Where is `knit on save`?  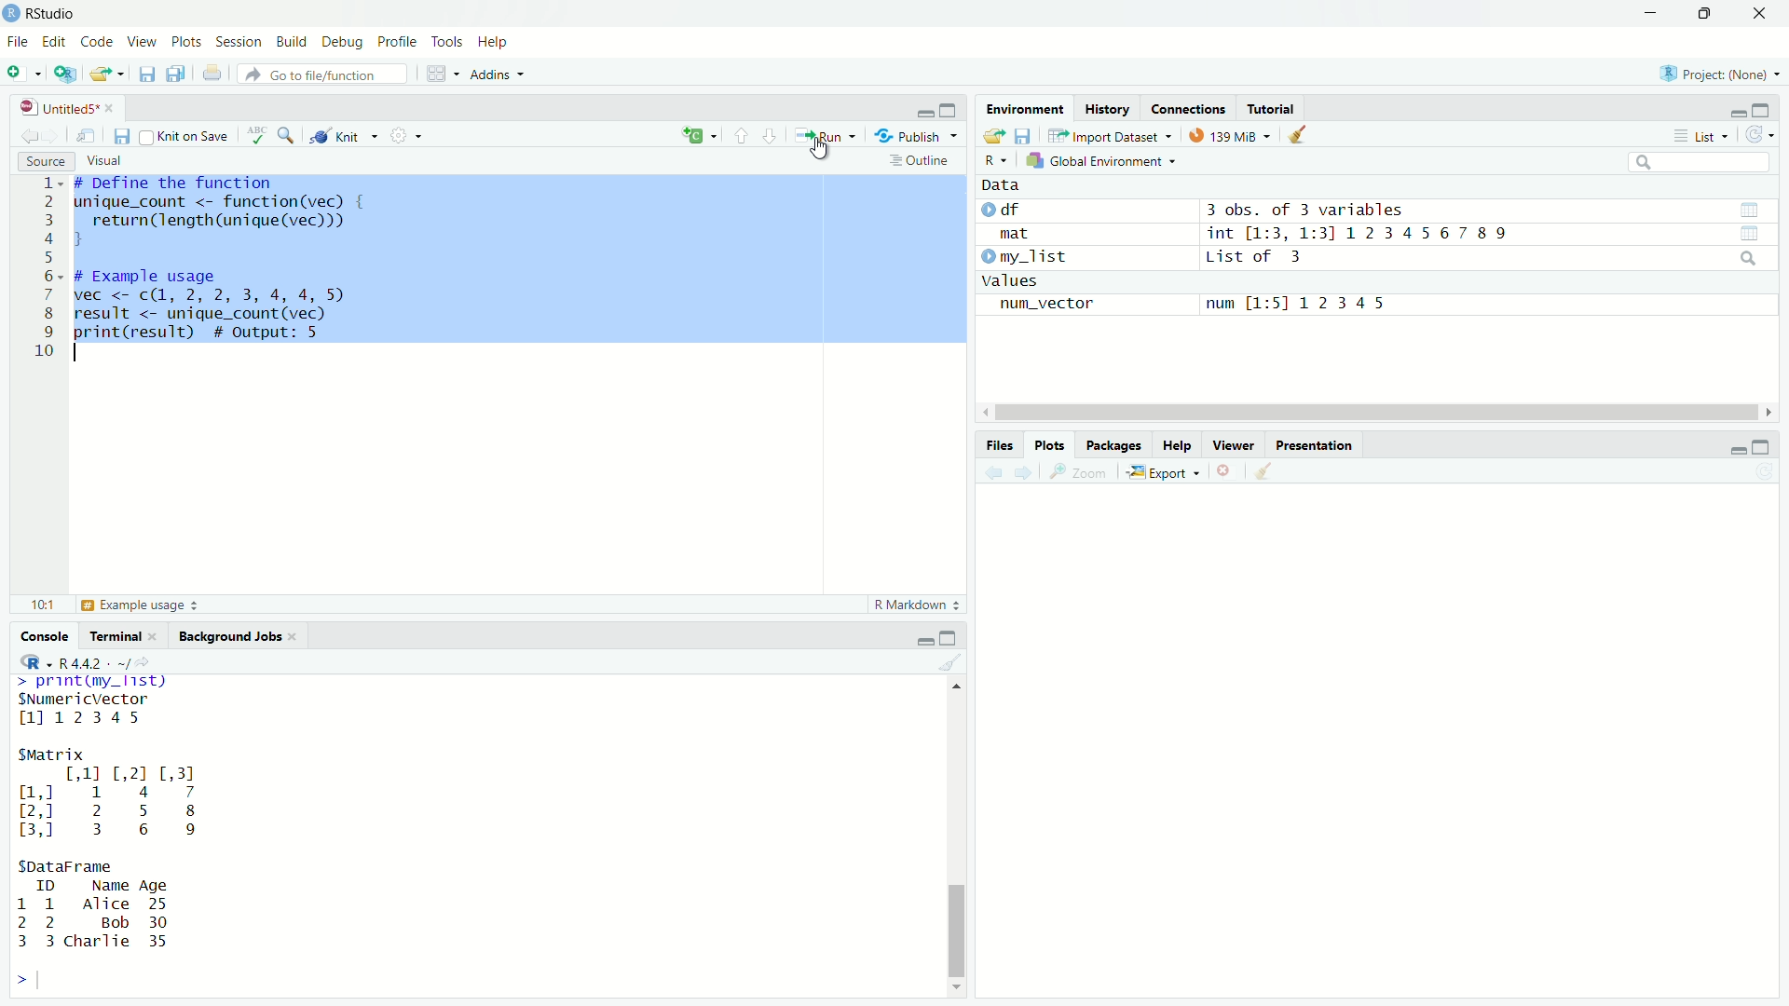
knit on save is located at coordinates (188, 136).